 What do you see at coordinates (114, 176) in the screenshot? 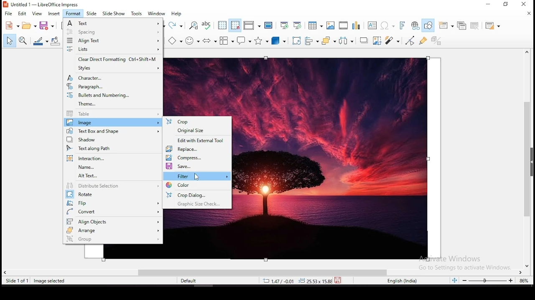
I see `alt text` at bounding box center [114, 176].